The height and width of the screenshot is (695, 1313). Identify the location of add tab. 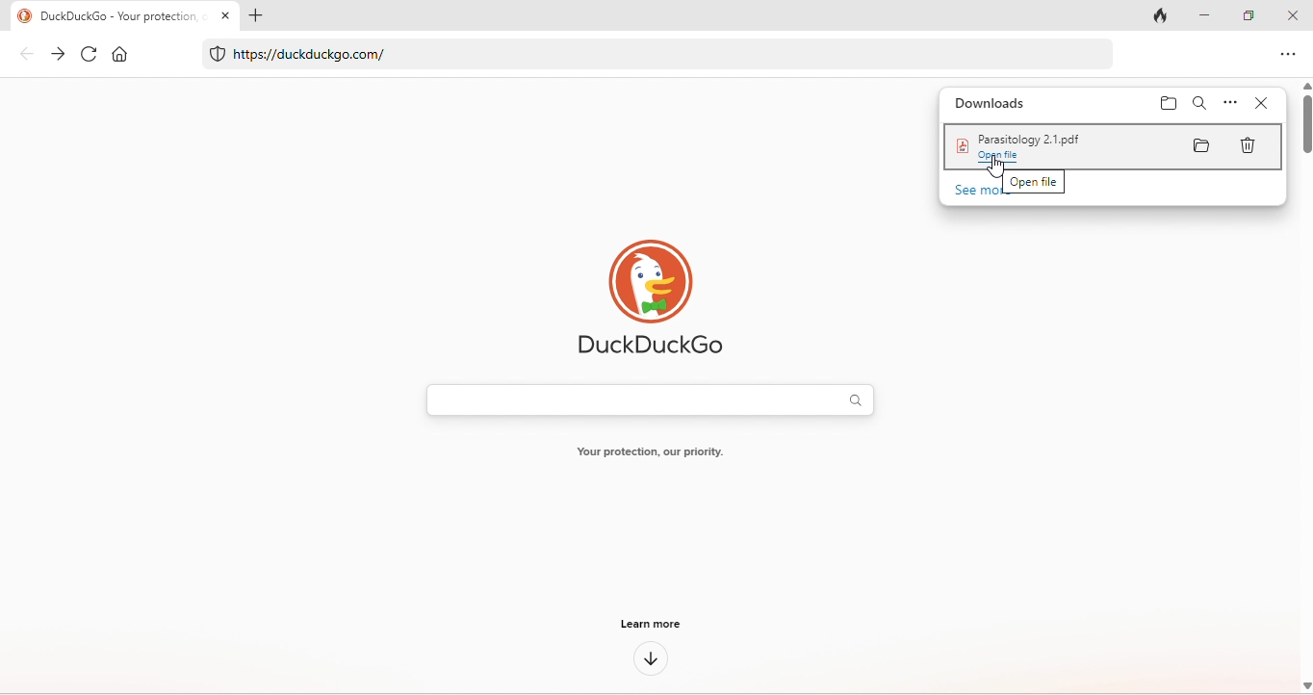
(256, 16).